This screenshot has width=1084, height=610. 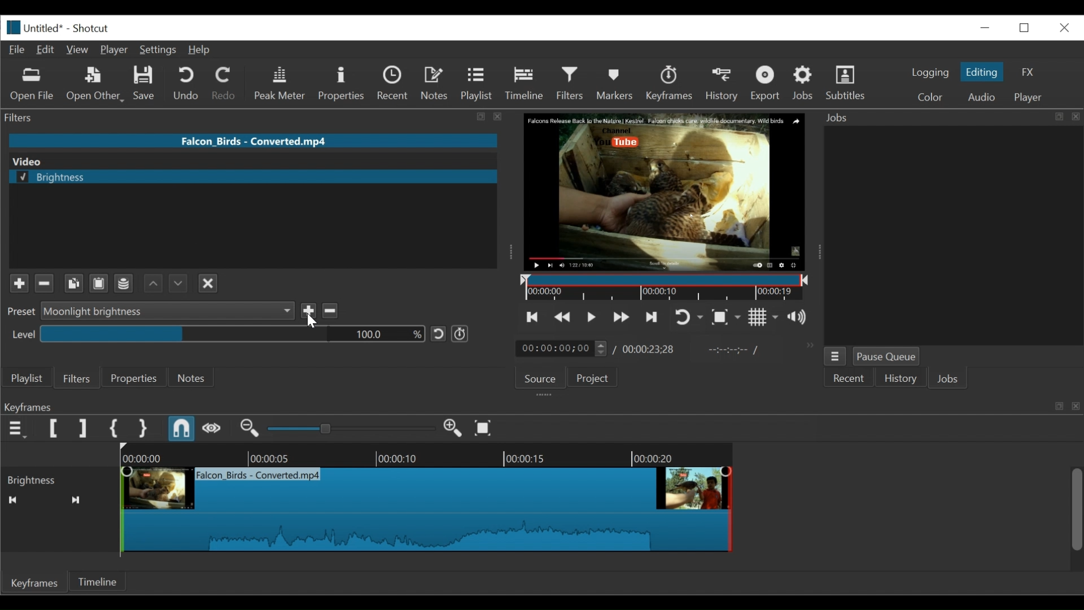 What do you see at coordinates (533, 316) in the screenshot?
I see `Skip to the previous point` at bounding box center [533, 316].